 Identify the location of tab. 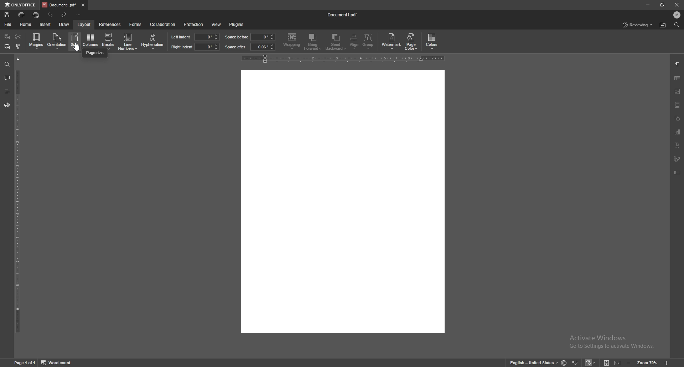
(59, 4).